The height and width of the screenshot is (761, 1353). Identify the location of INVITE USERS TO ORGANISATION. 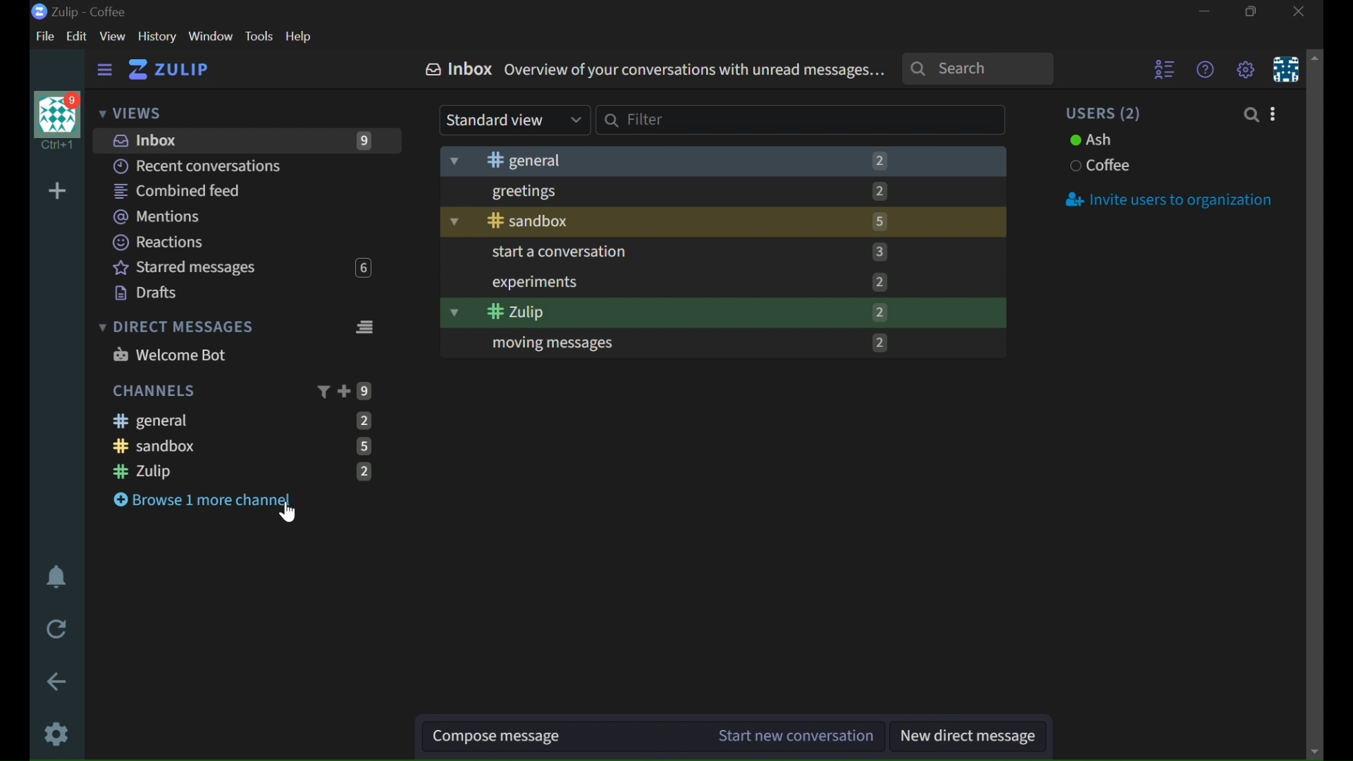
(1168, 201).